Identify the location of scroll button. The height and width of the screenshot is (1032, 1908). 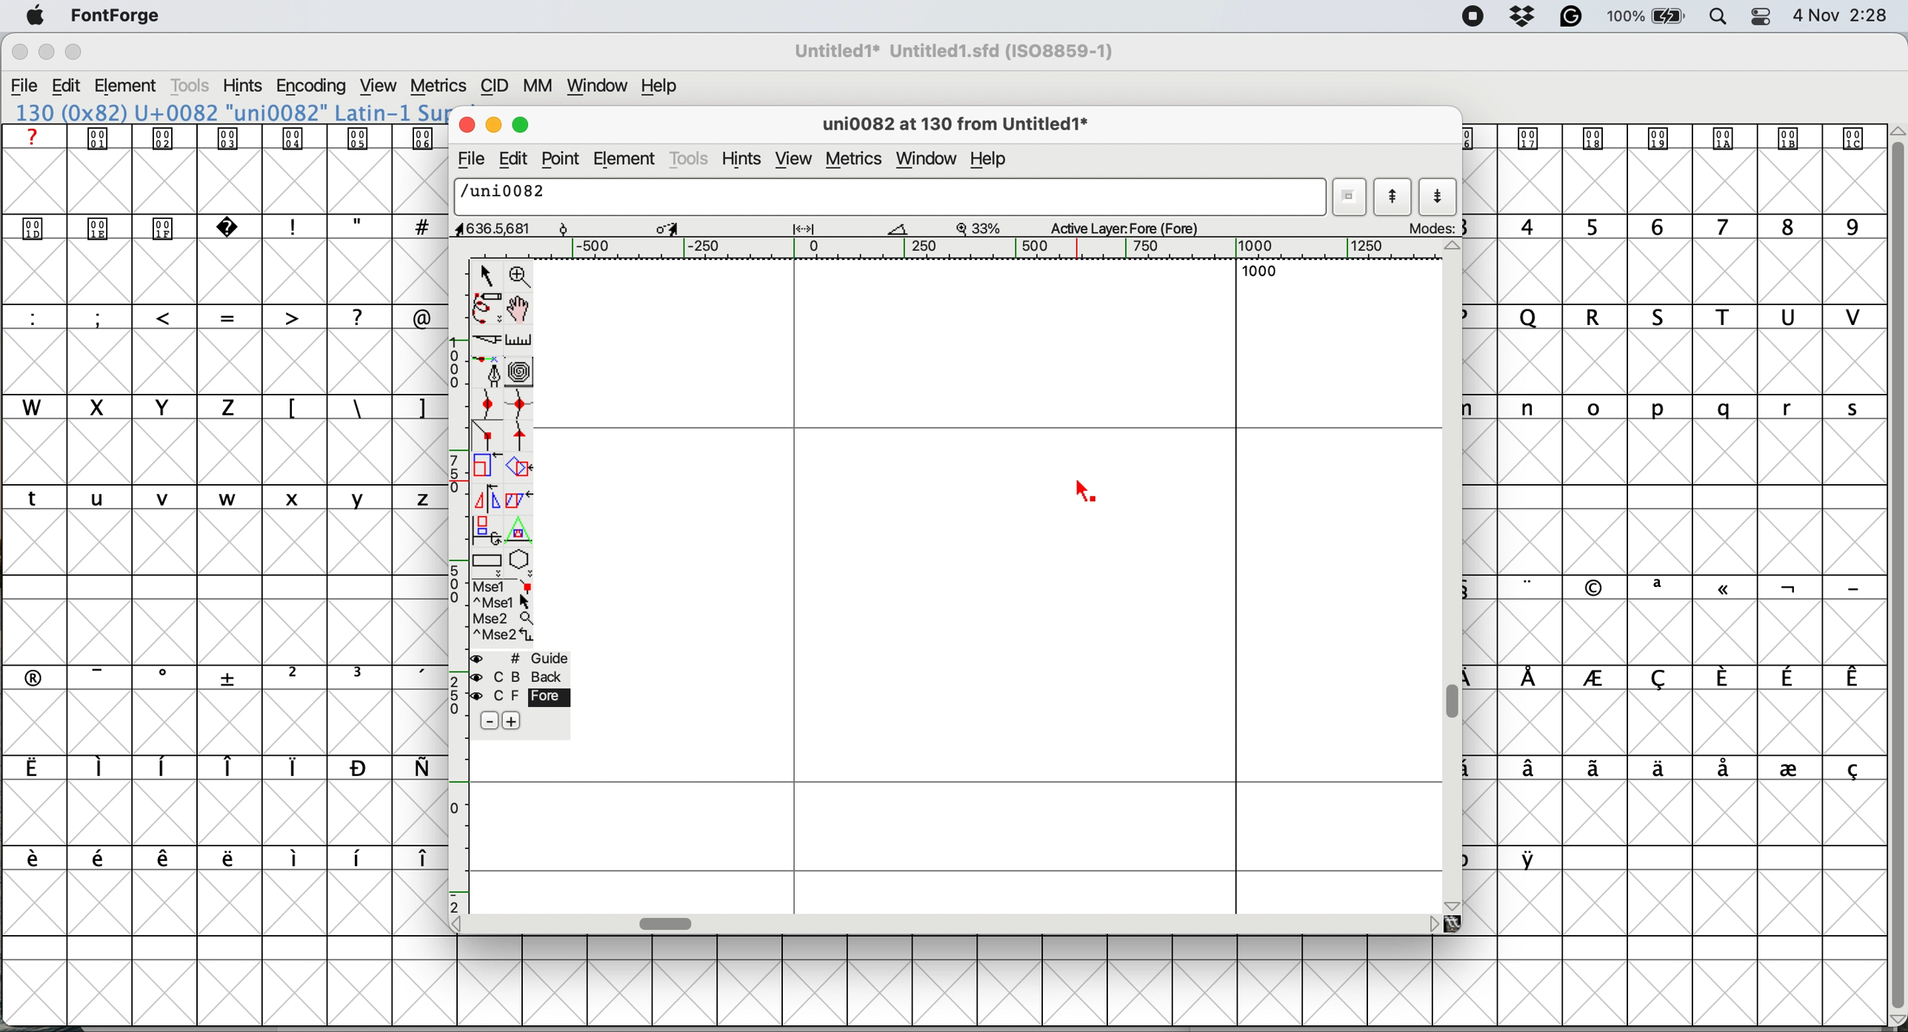
(1454, 904).